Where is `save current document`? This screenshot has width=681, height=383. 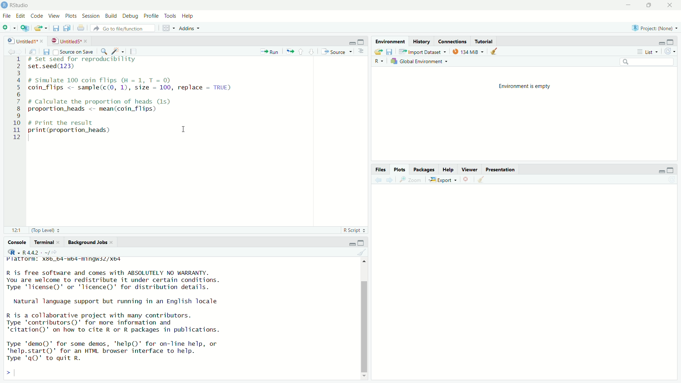 save current document is located at coordinates (46, 51).